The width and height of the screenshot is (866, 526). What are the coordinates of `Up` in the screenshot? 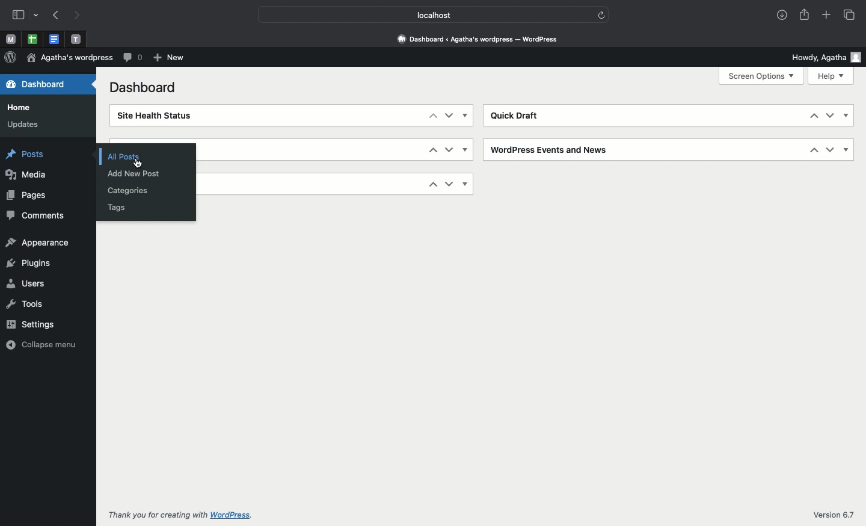 It's located at (810, 151).